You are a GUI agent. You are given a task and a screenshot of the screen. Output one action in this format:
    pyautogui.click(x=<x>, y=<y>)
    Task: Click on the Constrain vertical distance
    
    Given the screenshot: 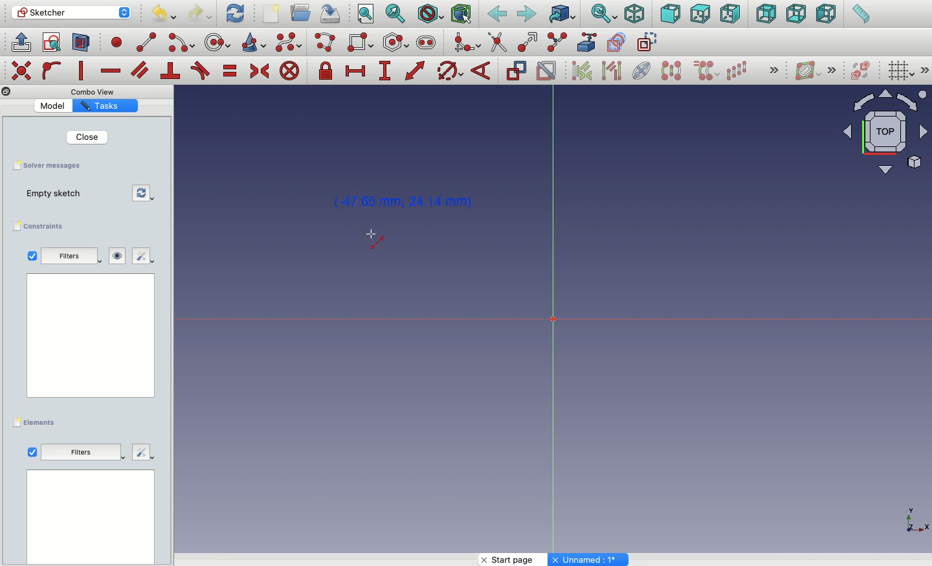 What is the action you would take?
    pyautogui.click(x=387, y=72)
    